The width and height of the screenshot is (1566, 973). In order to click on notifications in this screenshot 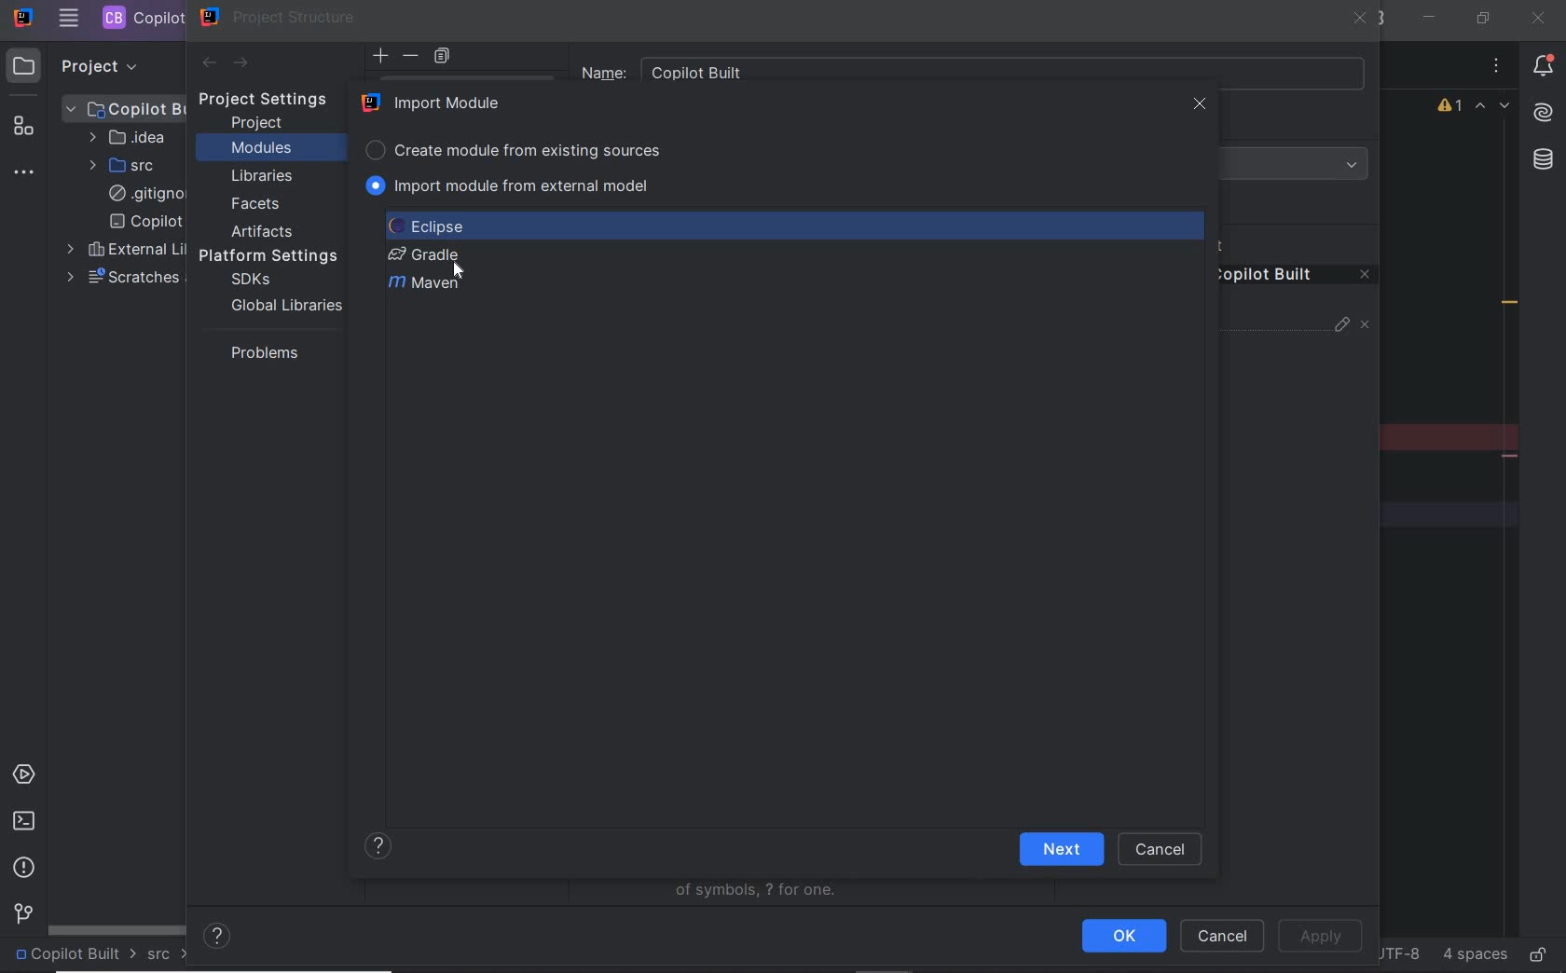, I will do `click(1544, 68)`.